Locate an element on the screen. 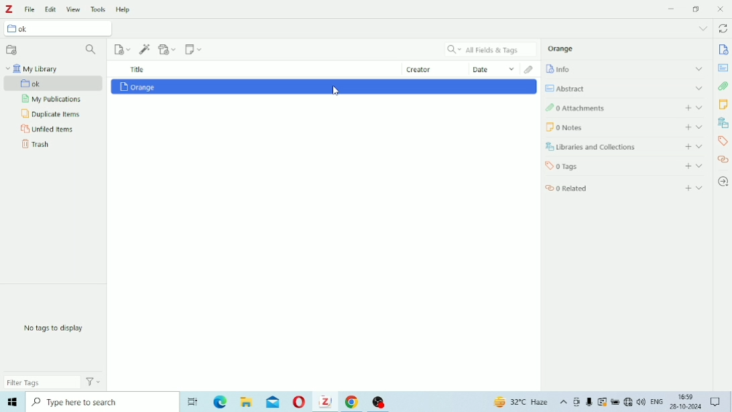 Image resolution: width=732 pixels, height=412 pixels. Trash is located at coordinates (36, 144).